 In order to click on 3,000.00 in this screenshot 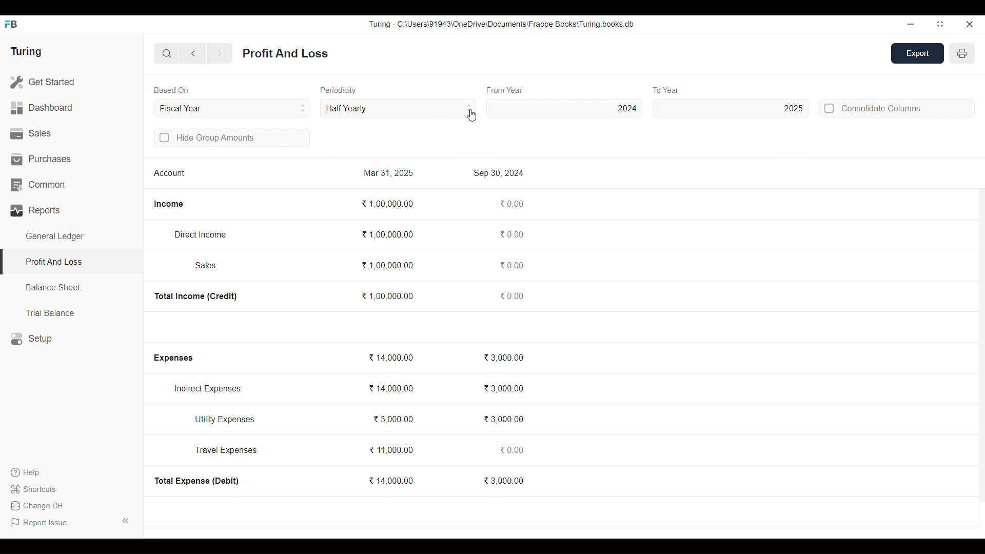, I will do `click(503, 358)`.